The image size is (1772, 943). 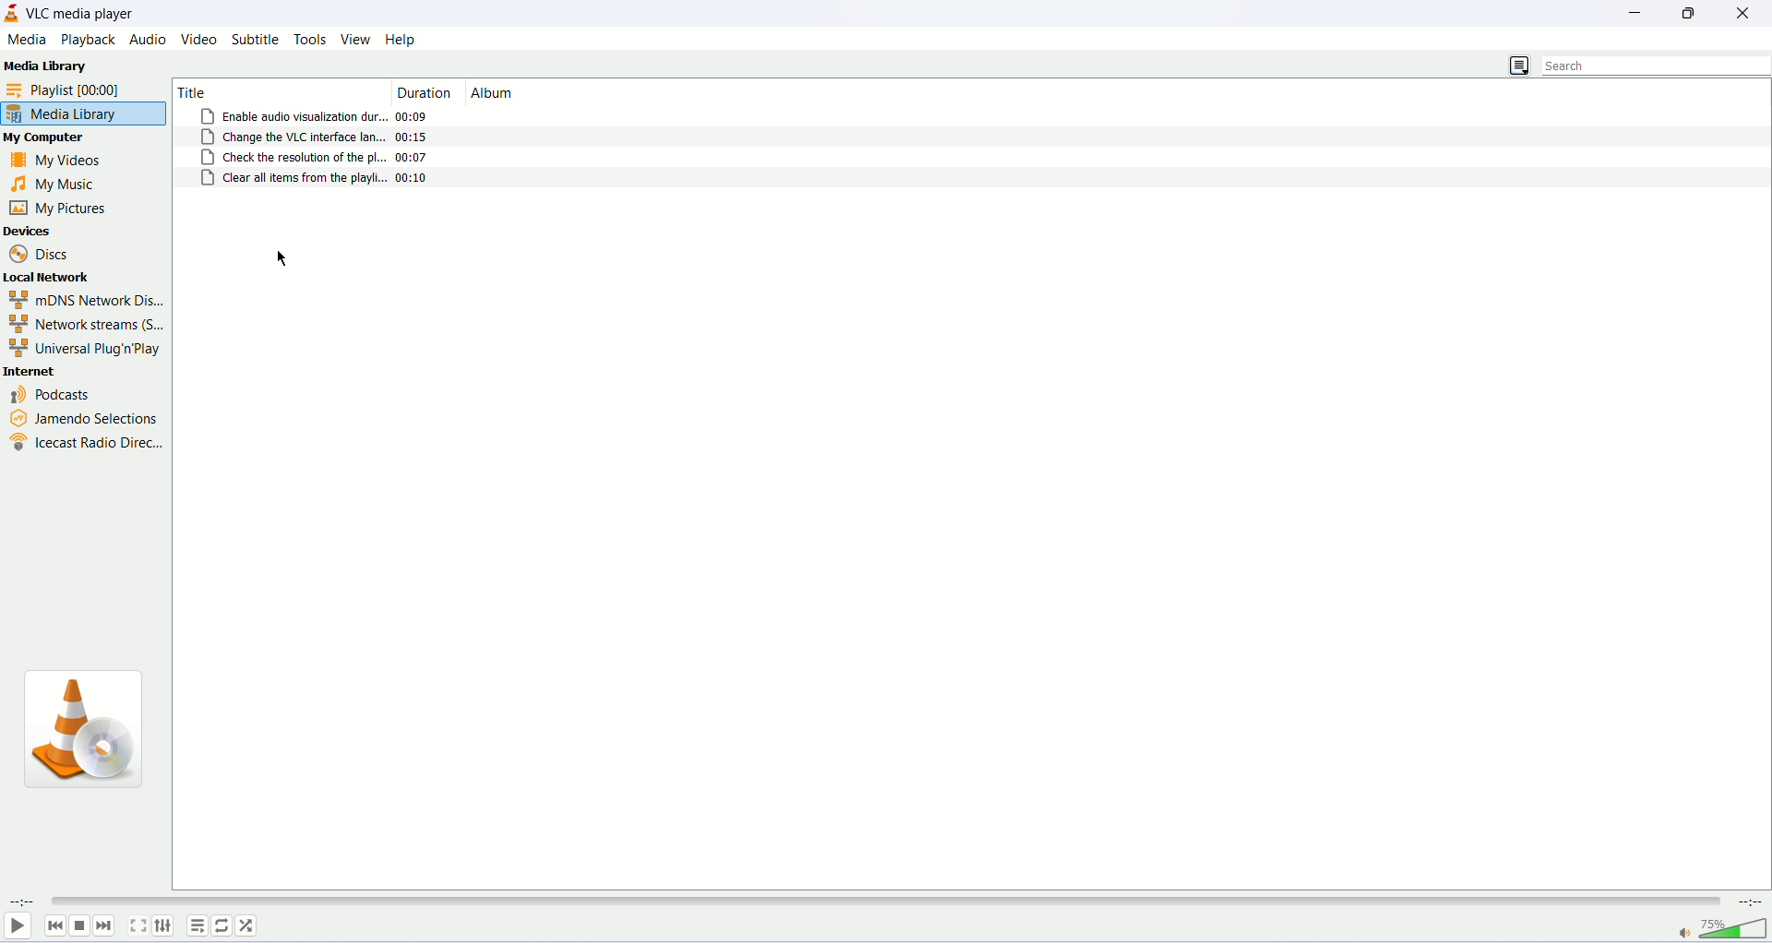 I want to click on file: Enable audio visualization dur... 00:09, so click(x=314, y=116).